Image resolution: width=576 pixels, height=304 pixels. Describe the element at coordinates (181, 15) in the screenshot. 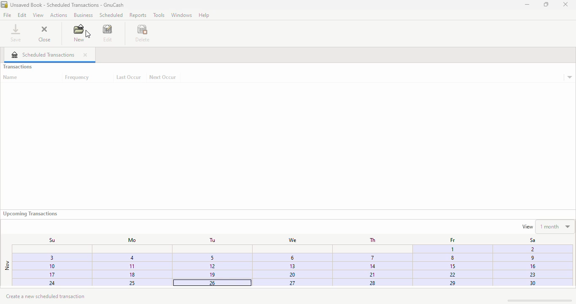

I see `windows` at that location.